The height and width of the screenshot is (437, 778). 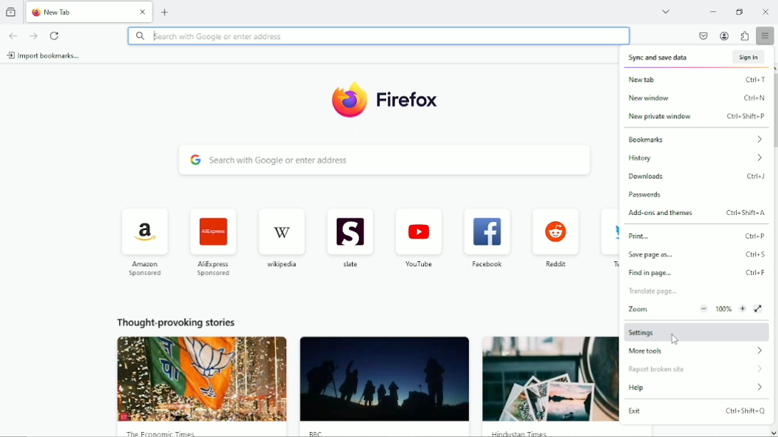 What do you see at coordinates (380, 161) in the screenshot?
I see `search with Google or enter address` at bounding box center [380, 161].